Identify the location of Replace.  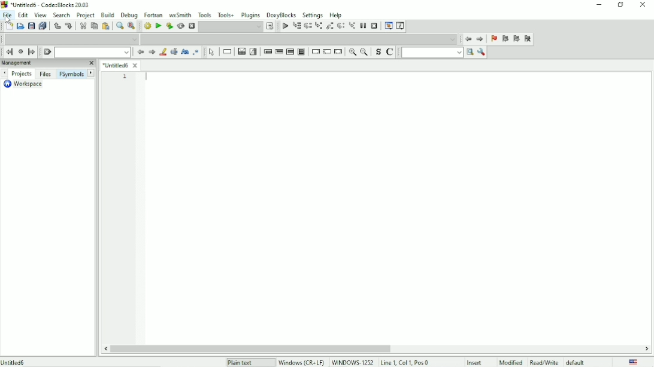
(131, 27).